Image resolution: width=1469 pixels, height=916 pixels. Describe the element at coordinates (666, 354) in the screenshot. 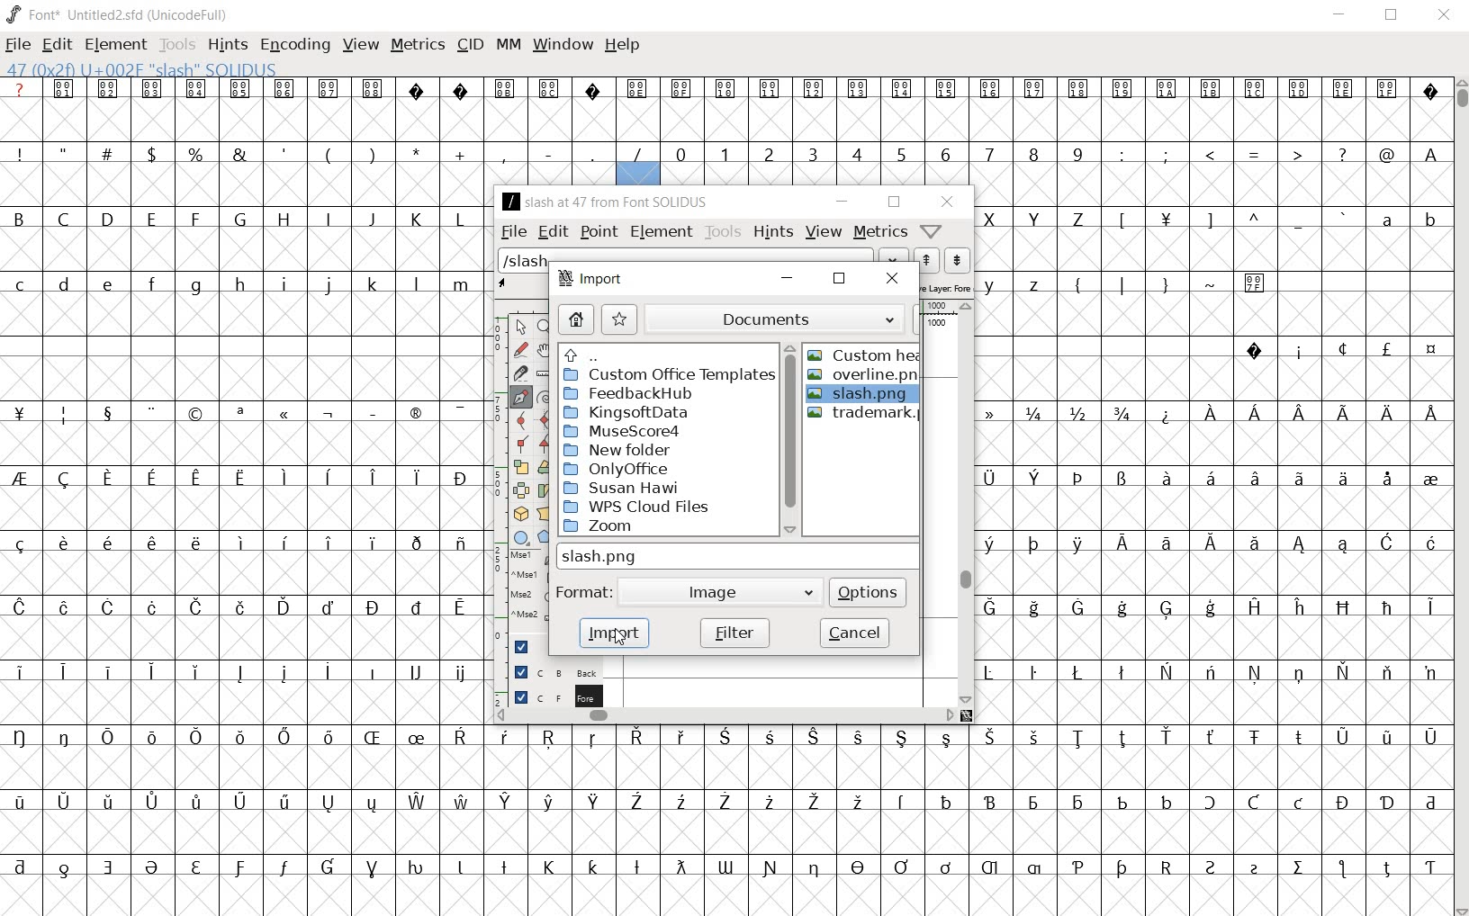

I see `up directories` at that location.